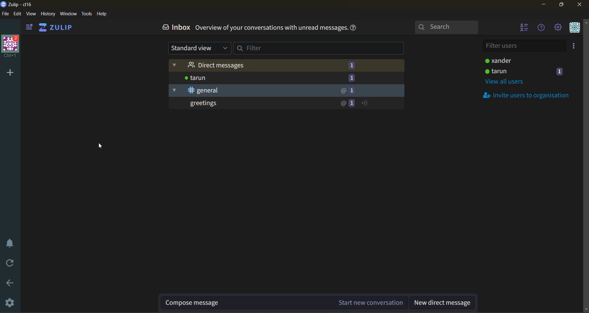 Image resolution: width=589 pixels, height=313 pixels. Describe the element at coordinates (11, 47) in the screenshot. I see `organisation profile` at that location.